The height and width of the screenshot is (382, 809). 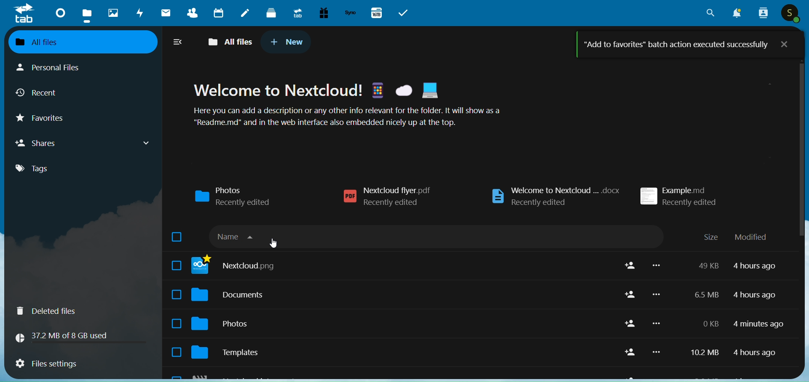 I want to click on More, so click(x=656, y=265).